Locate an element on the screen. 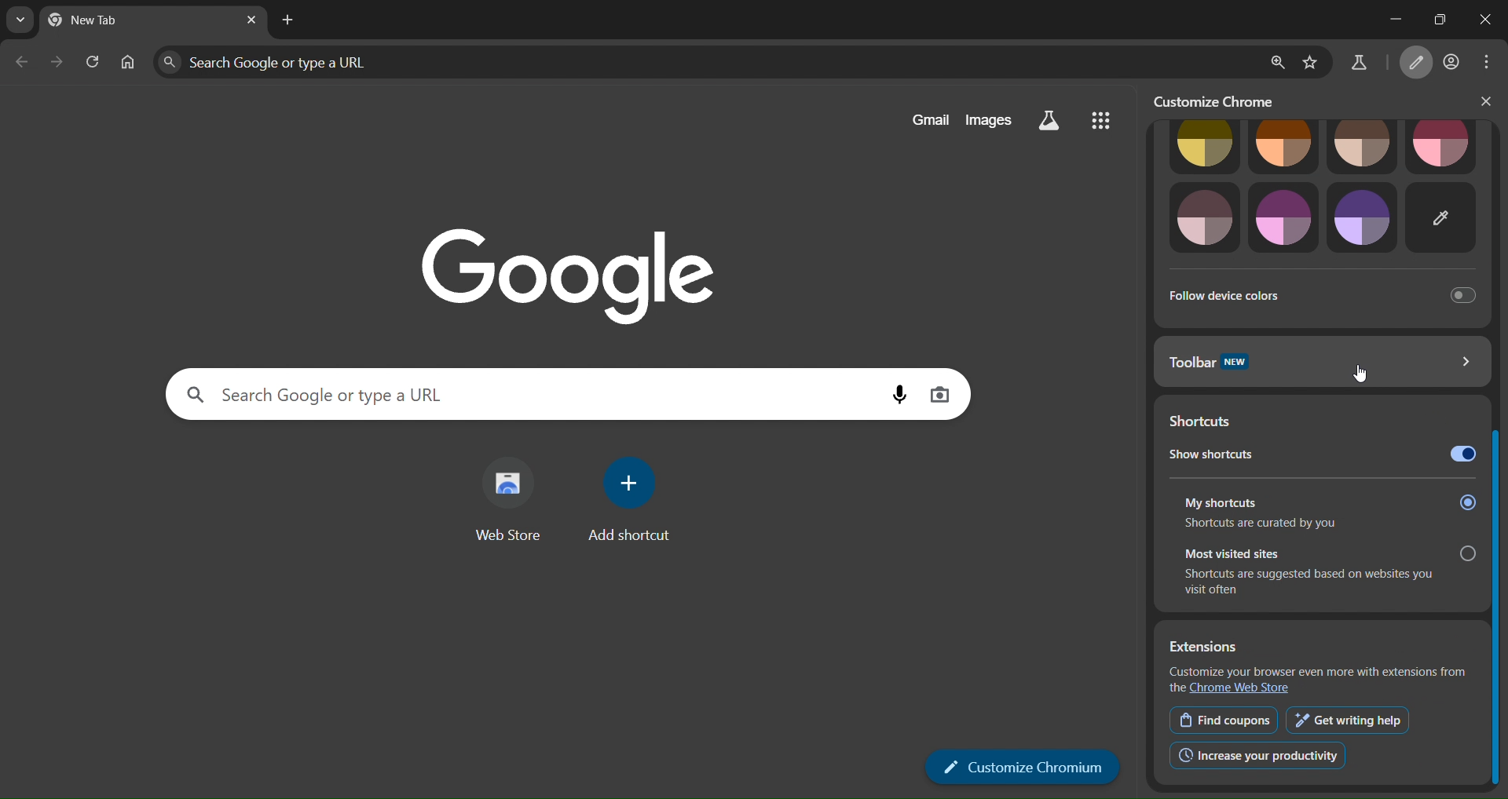 This screenshot has width=1508, height=799. image with google text is located at coordinates (581, 268).